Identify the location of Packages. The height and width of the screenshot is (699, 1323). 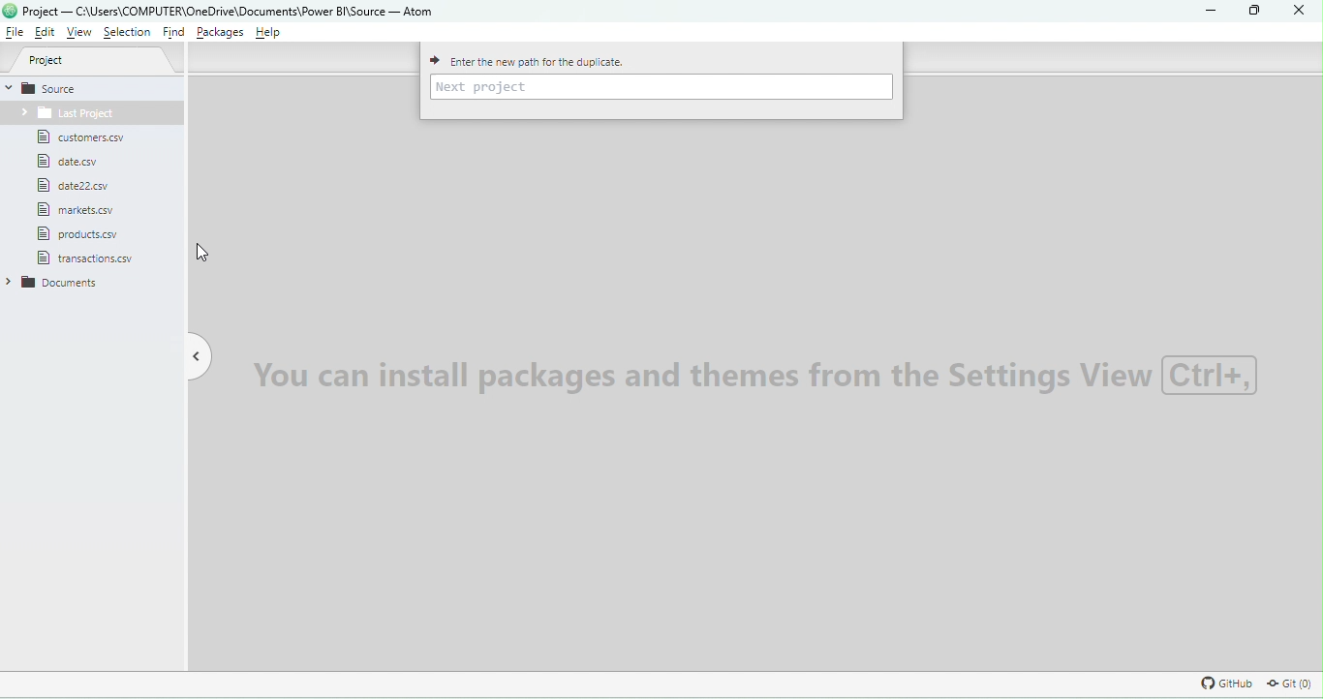
(221, 33).